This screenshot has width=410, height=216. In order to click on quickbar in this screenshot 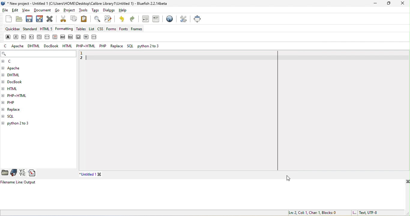, I will do `click(12, 29)`.